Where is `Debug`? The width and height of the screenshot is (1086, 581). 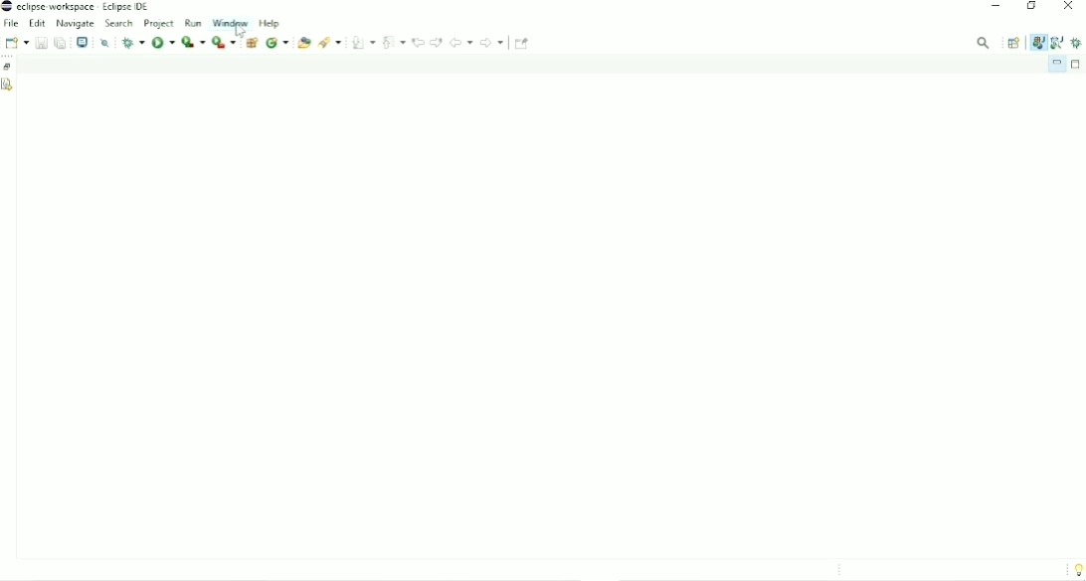
Debug is located at coordinates (132, 42).